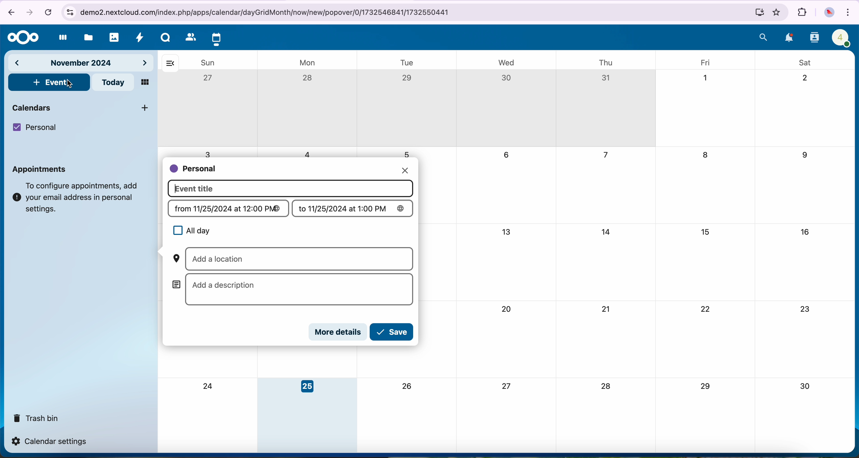 This screenshot has width=859, height=458. Describe the element at coordinates (405, 61) in the screenshot. I see `tue` at that location.